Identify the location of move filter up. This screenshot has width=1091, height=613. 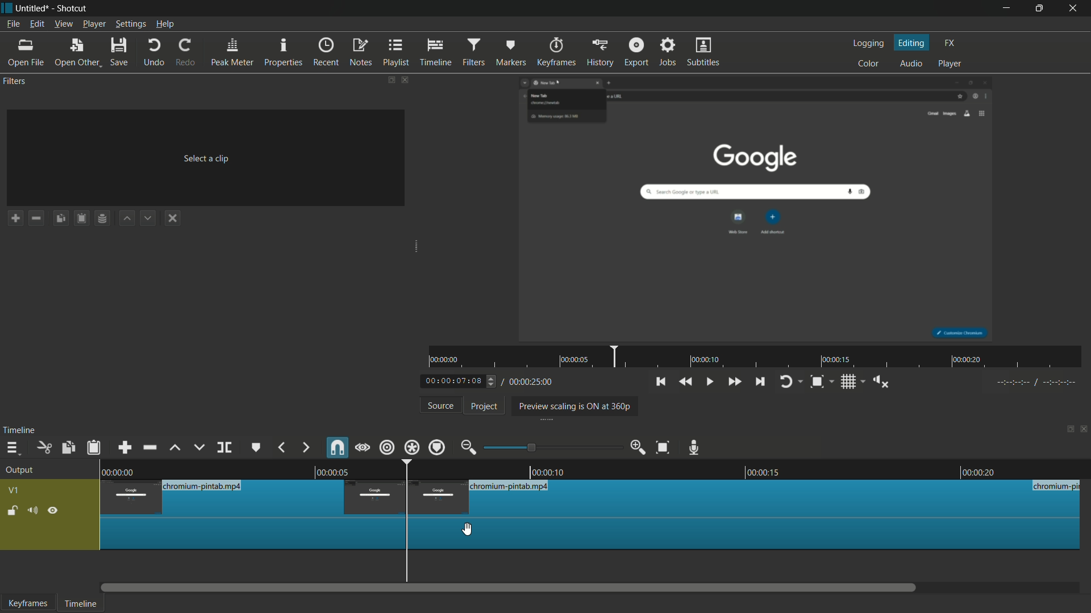
(127, 219).